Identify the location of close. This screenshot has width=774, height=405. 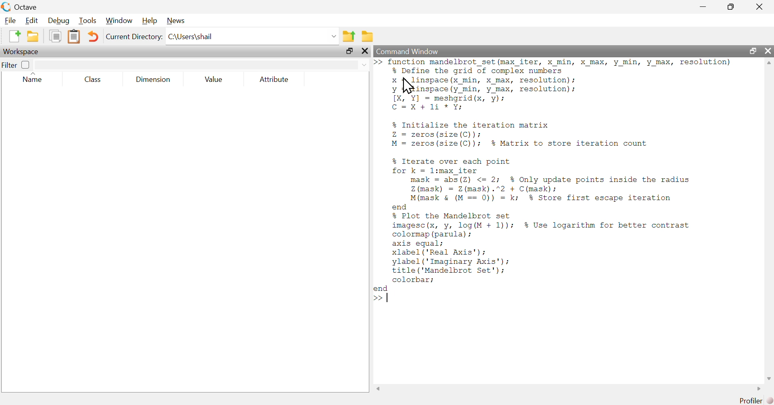
(767, 52).